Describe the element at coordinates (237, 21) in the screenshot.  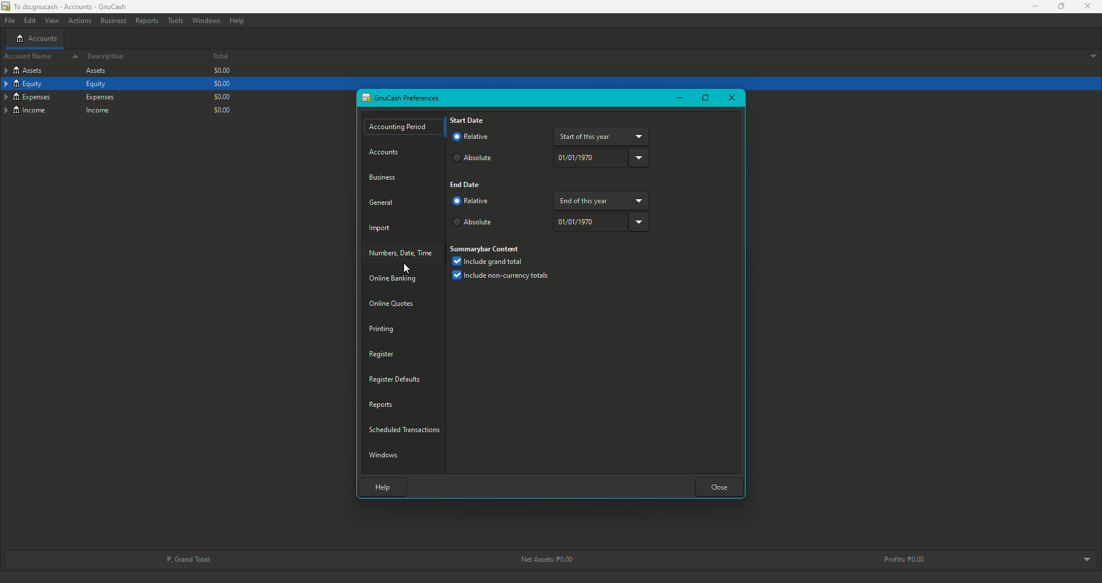
I see `Help` at that location.